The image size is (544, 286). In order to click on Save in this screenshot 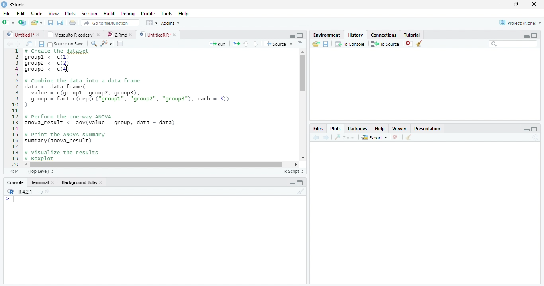, I will do `click(51, 23)`.